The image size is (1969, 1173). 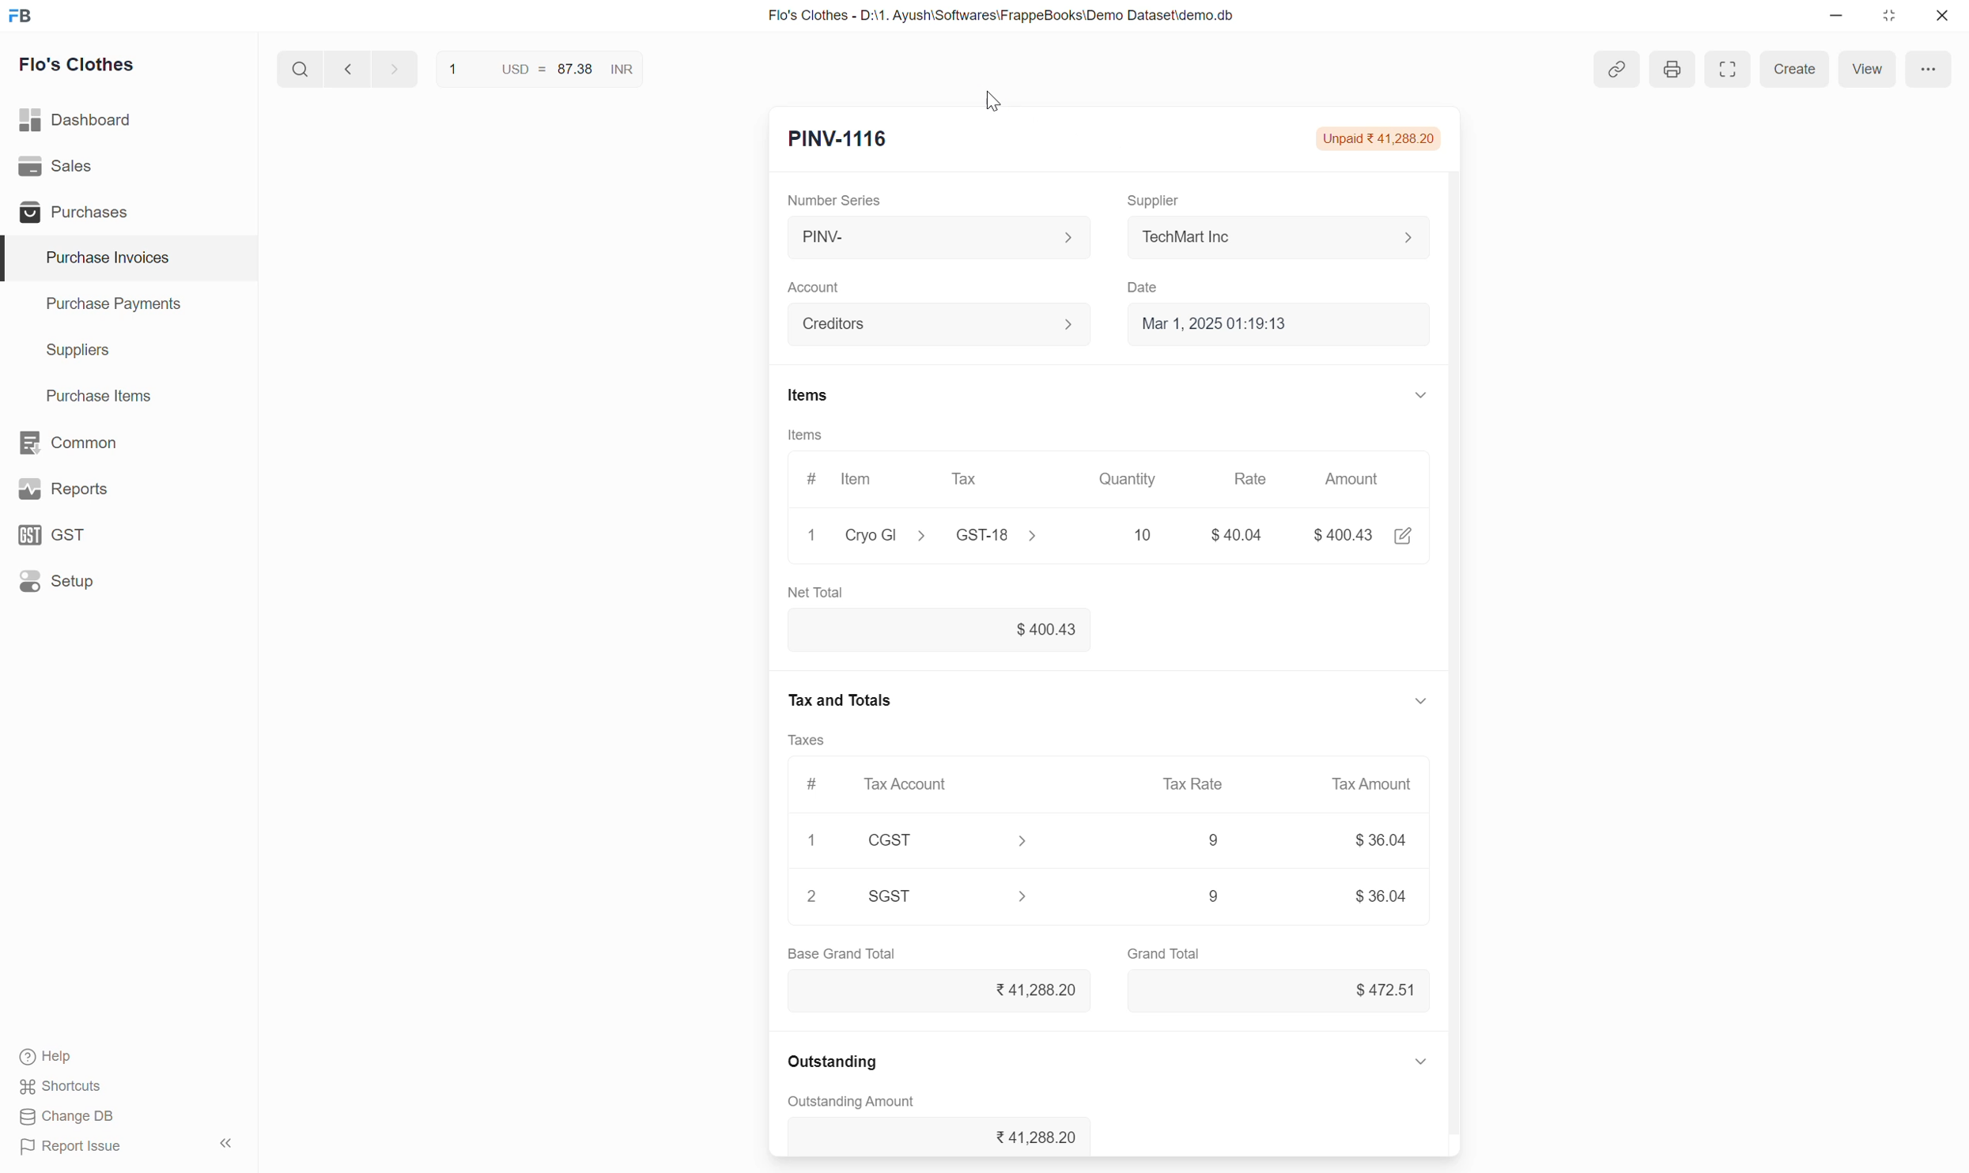 What do you see at coordinates (936, 237) in the screenshot?
I see `PINV-` at bounding box center [936, 237].